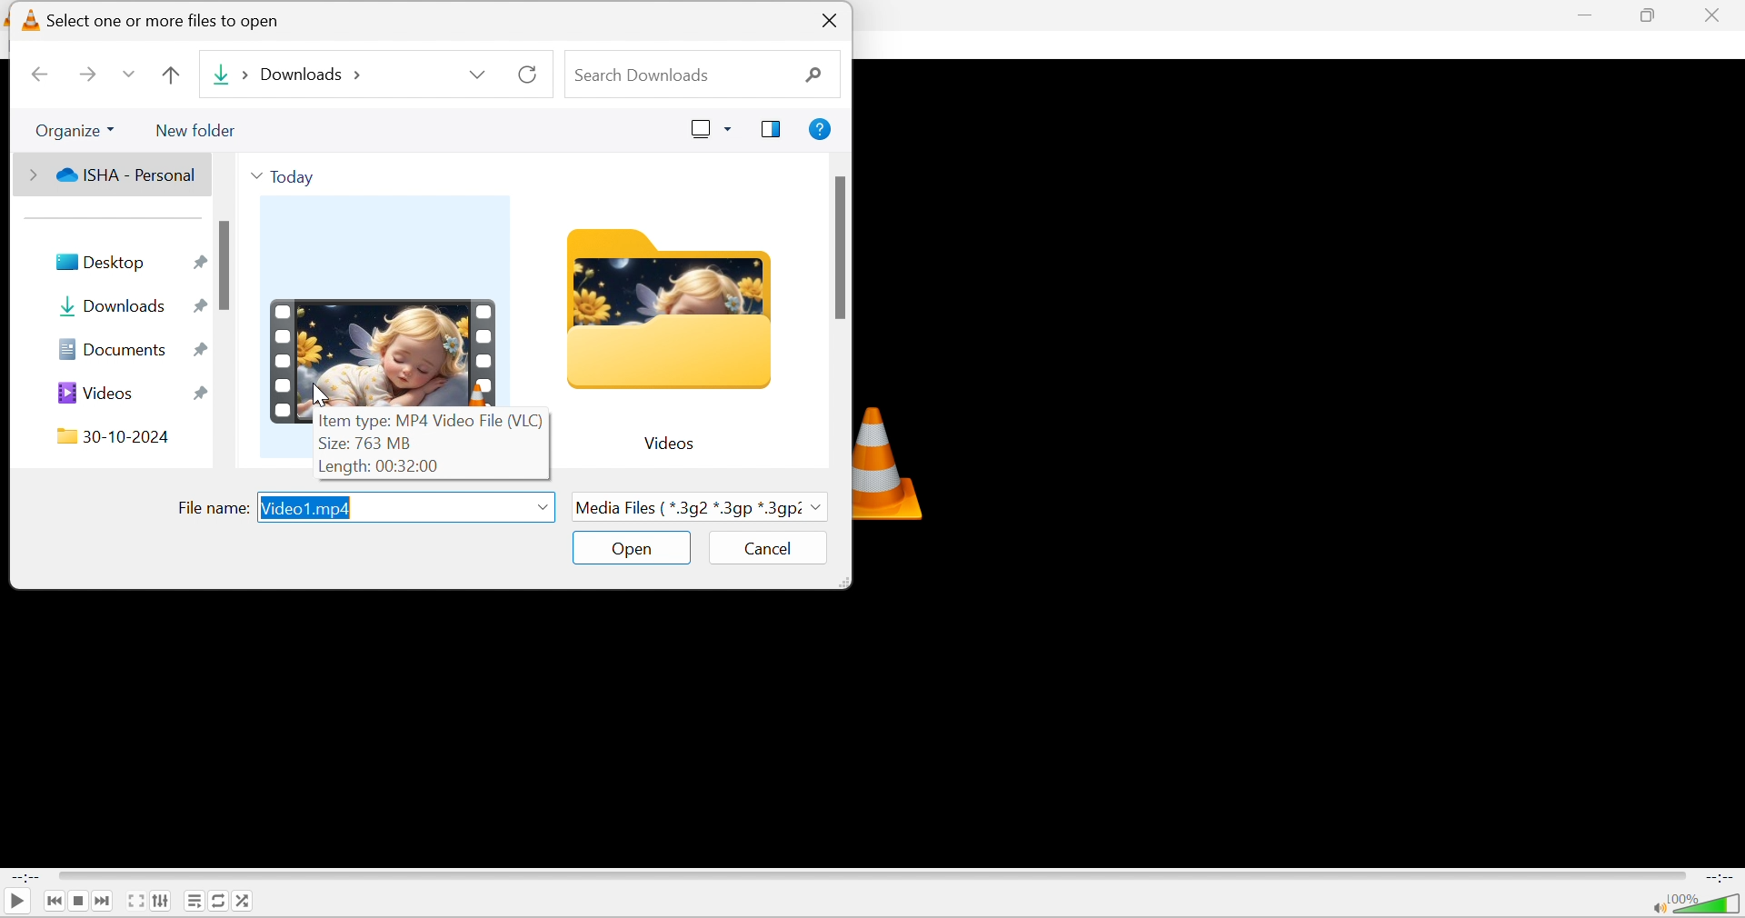 The width and height of the screenshot is (1745, 918). What do you see at coordinates (1657, 907) in the screenshot?
I see `Mute/unmute` at bounding box center [1657, 907].